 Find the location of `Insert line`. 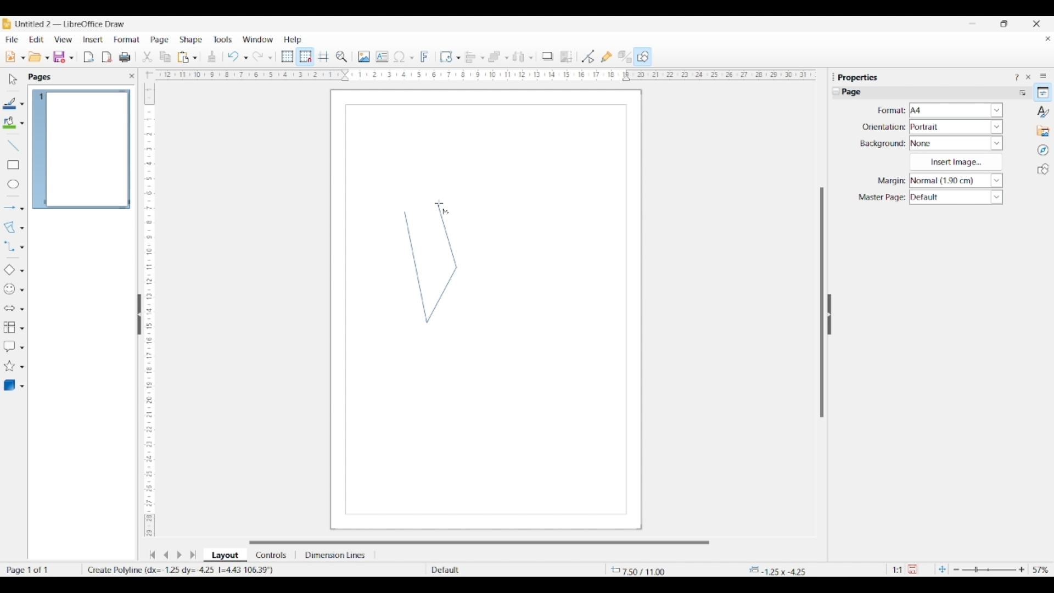

Insert line is located at coordinates (13, 145).